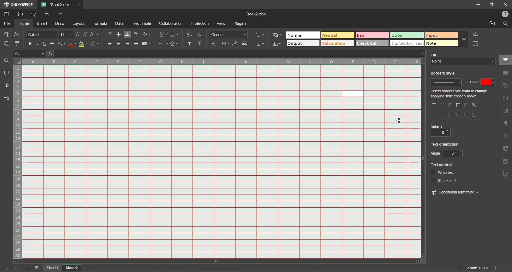 The height and width of the screenshot is (272, 512). I want to click on neutral, so click(339, 35).